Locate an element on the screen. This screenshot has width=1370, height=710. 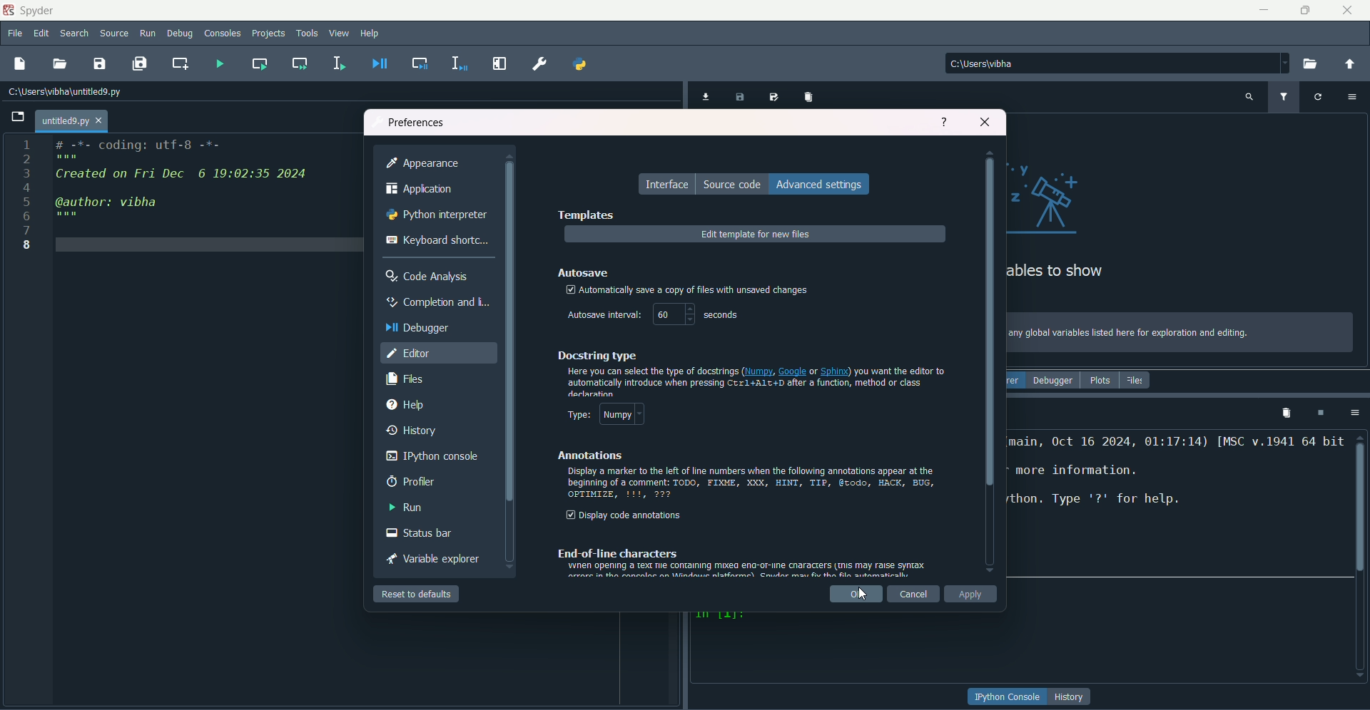
edit is located at coordinates (41, 34).